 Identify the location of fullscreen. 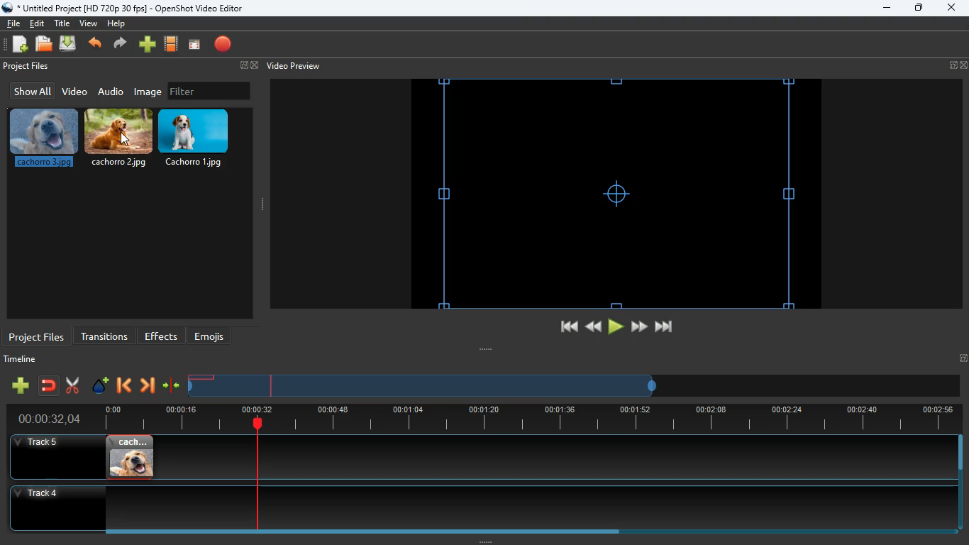
(958, 65).